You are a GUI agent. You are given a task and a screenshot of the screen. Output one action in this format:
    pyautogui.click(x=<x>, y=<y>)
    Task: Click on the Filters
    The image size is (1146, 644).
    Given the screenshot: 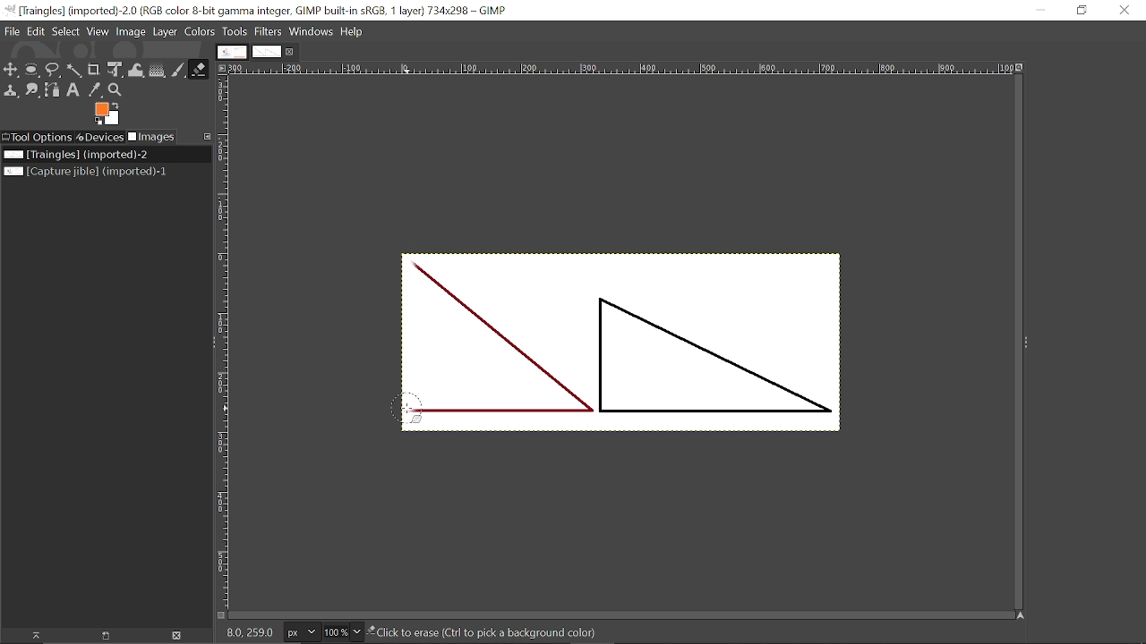 What is the action you would take?
    pyautogui.click(x=269, y=32)
    